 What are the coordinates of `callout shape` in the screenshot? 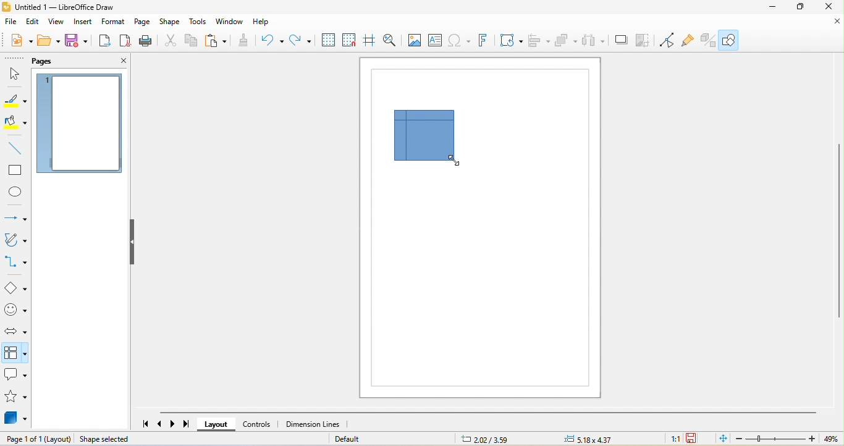 It's located at (16, 375).